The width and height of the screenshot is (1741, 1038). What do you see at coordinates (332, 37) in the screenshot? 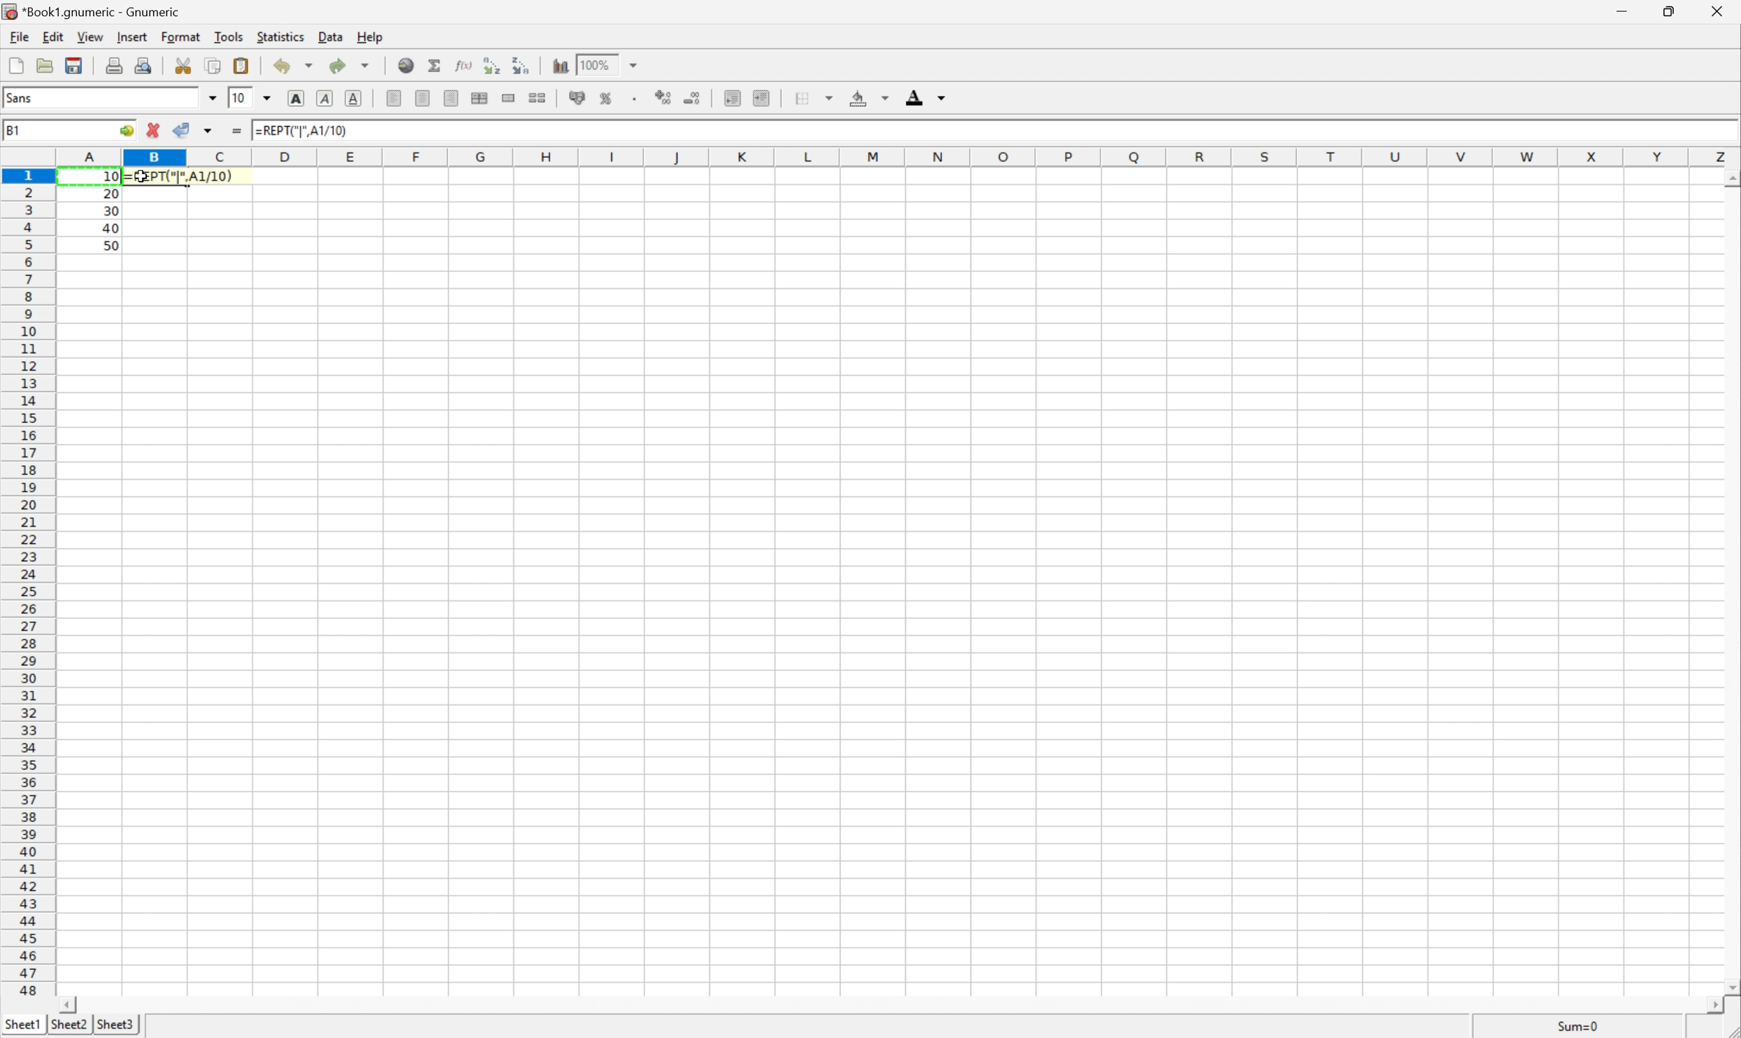
I see `Data` at bounding box center [332, 37].